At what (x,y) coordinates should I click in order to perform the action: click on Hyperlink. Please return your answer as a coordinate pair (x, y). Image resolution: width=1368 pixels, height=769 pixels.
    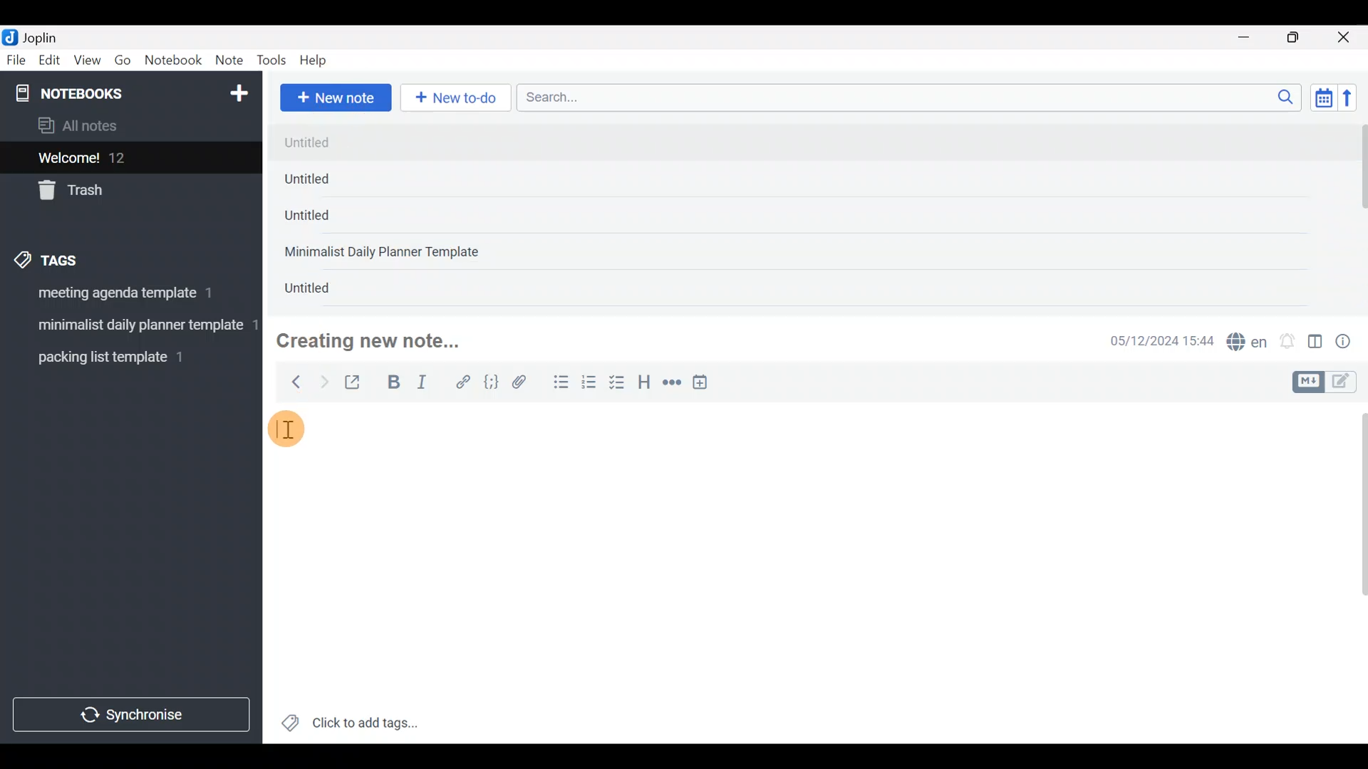
    Looking at the image, I should click on (463, 382).